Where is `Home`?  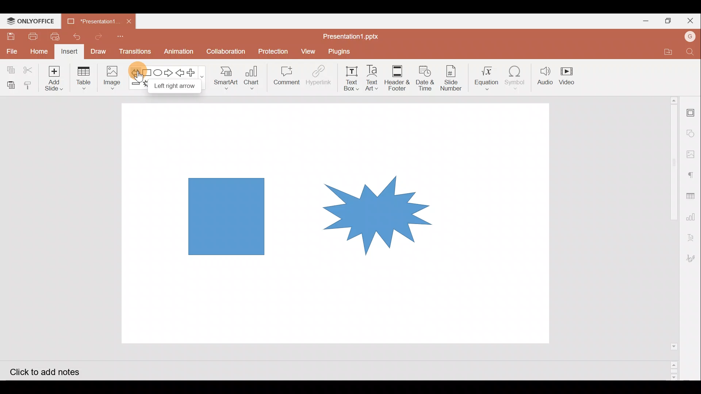
Home is located at coordinates (39, 52).